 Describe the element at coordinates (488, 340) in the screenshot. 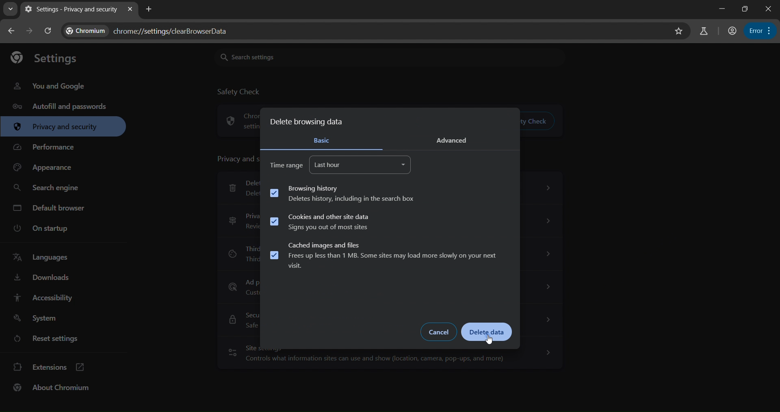

I see `cursor` at that location.